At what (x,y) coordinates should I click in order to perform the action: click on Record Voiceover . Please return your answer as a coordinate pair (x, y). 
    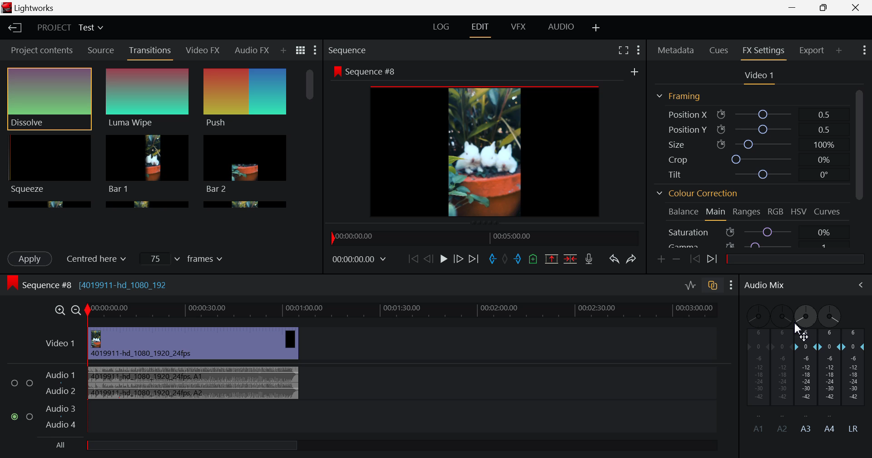
    Looking at the image, I should click on (589, 259).